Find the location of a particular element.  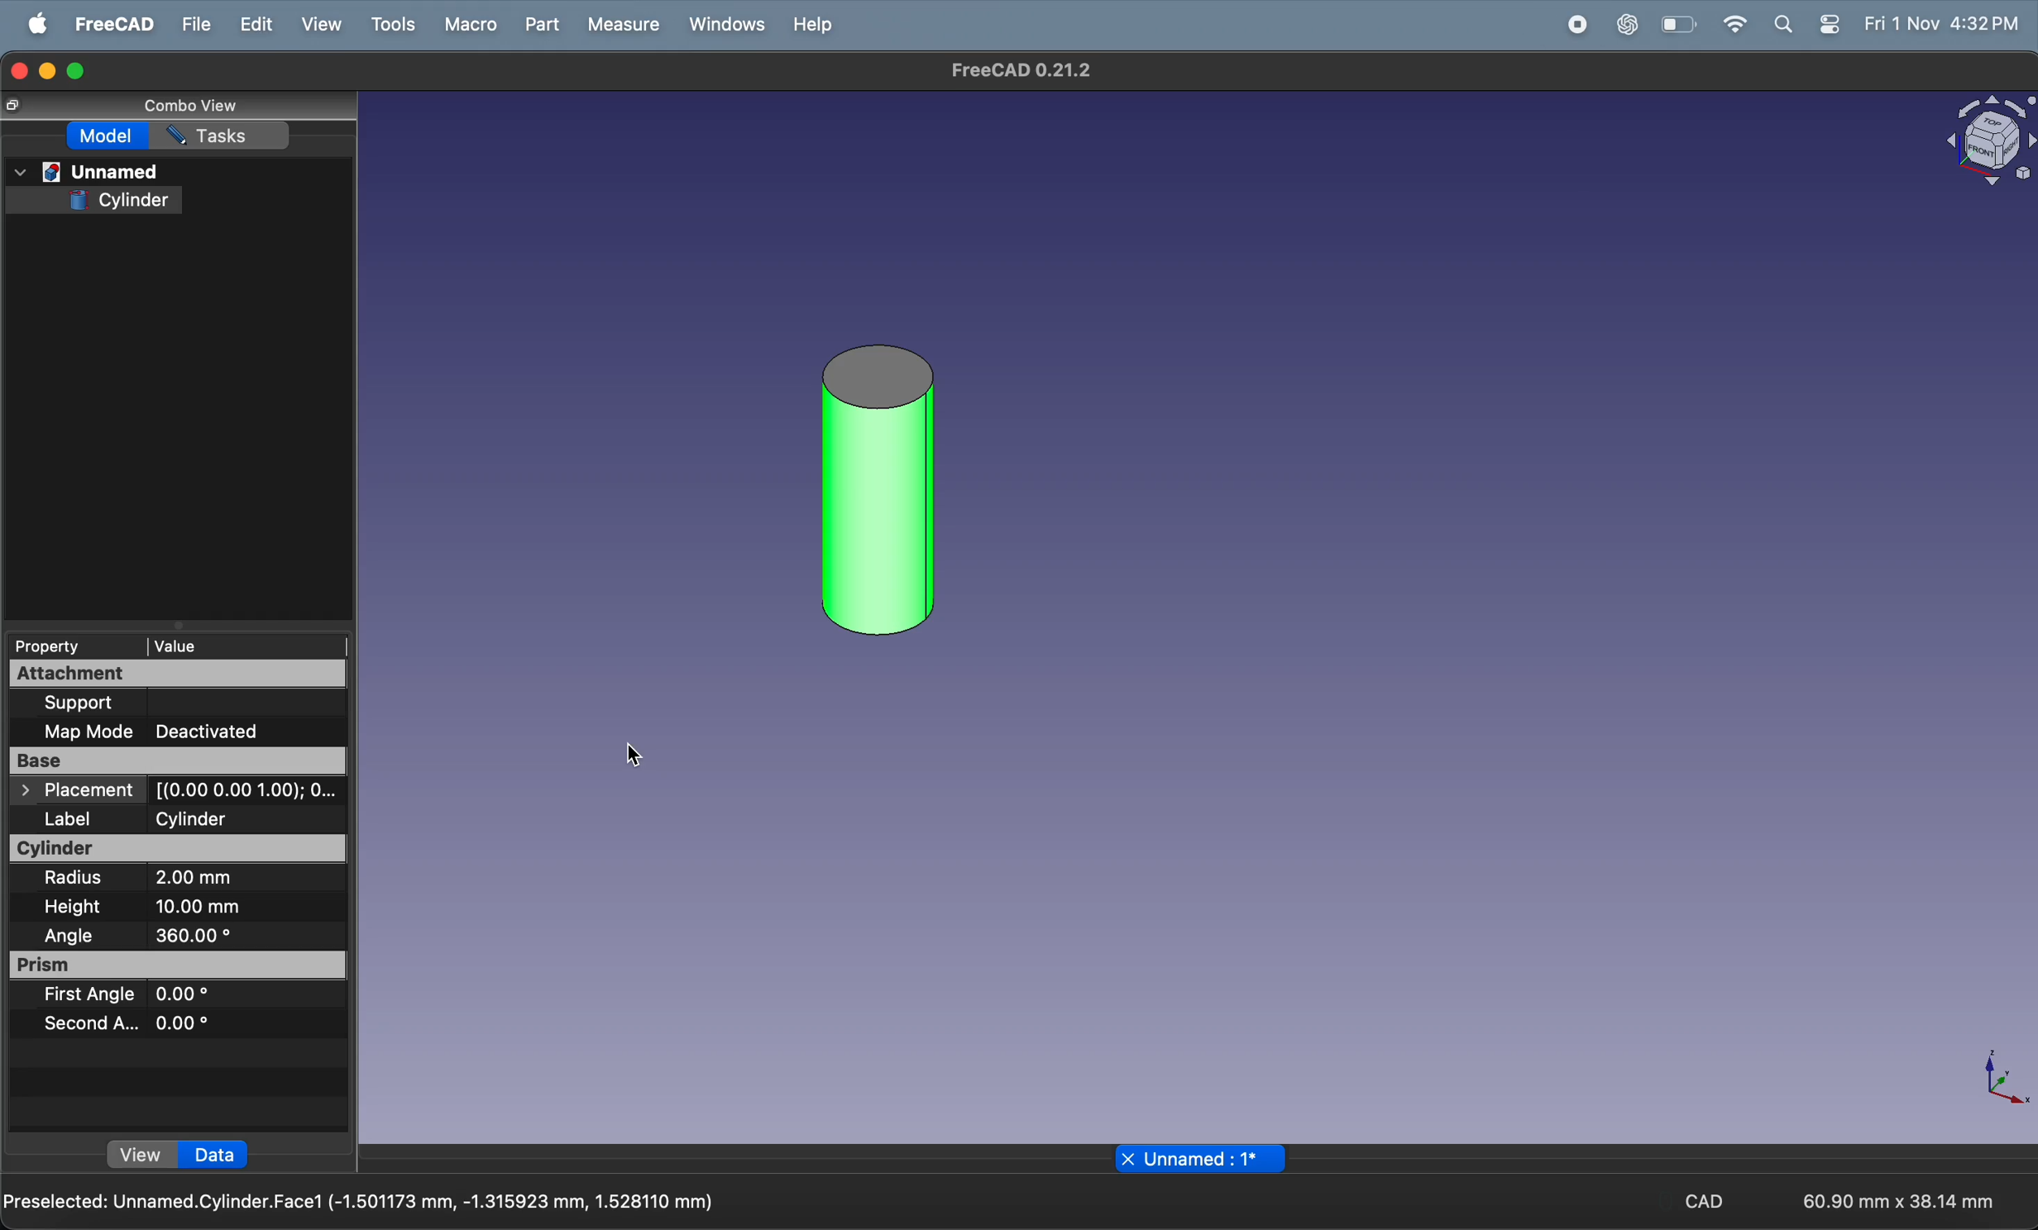

stop is located at coordinates (1513, 25).